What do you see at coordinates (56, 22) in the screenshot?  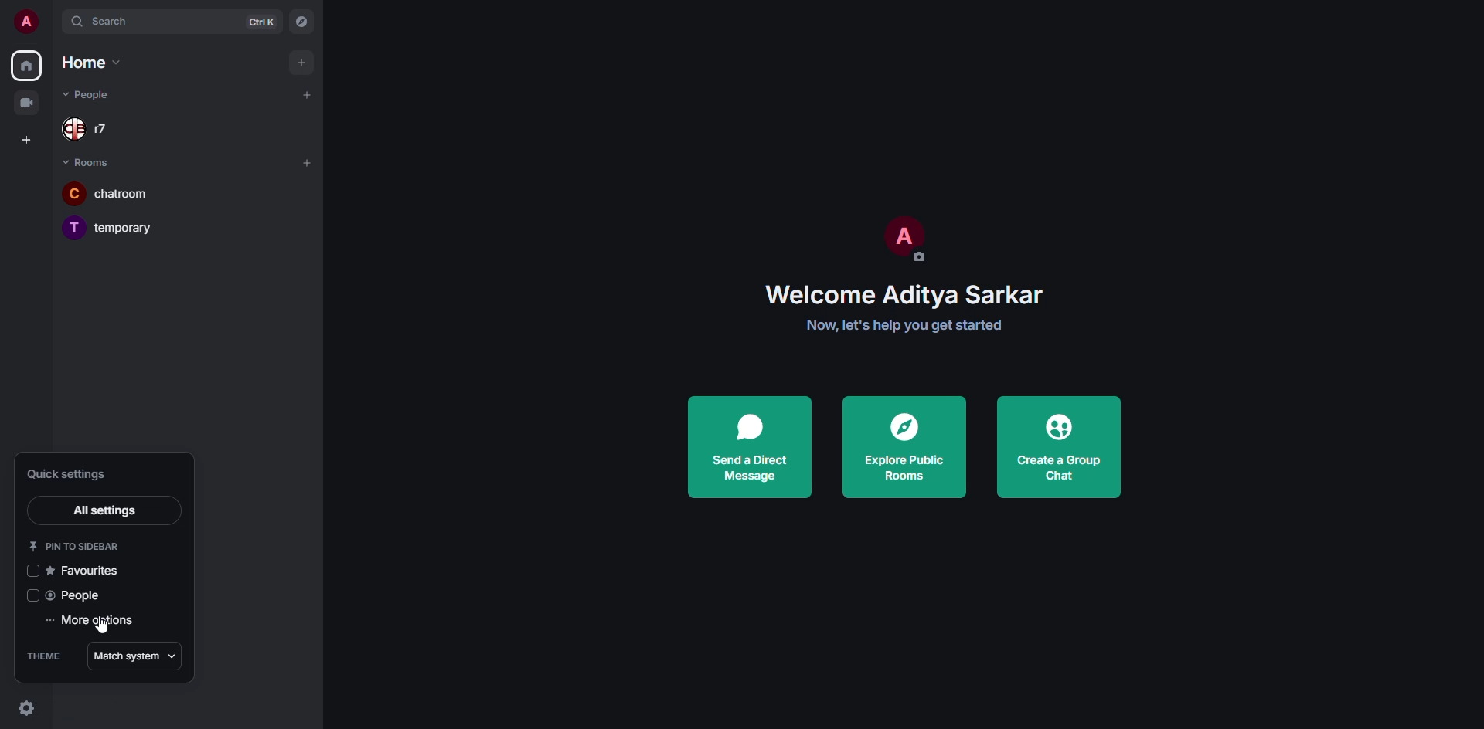 I see `expand` at bounding box center [56, 22].